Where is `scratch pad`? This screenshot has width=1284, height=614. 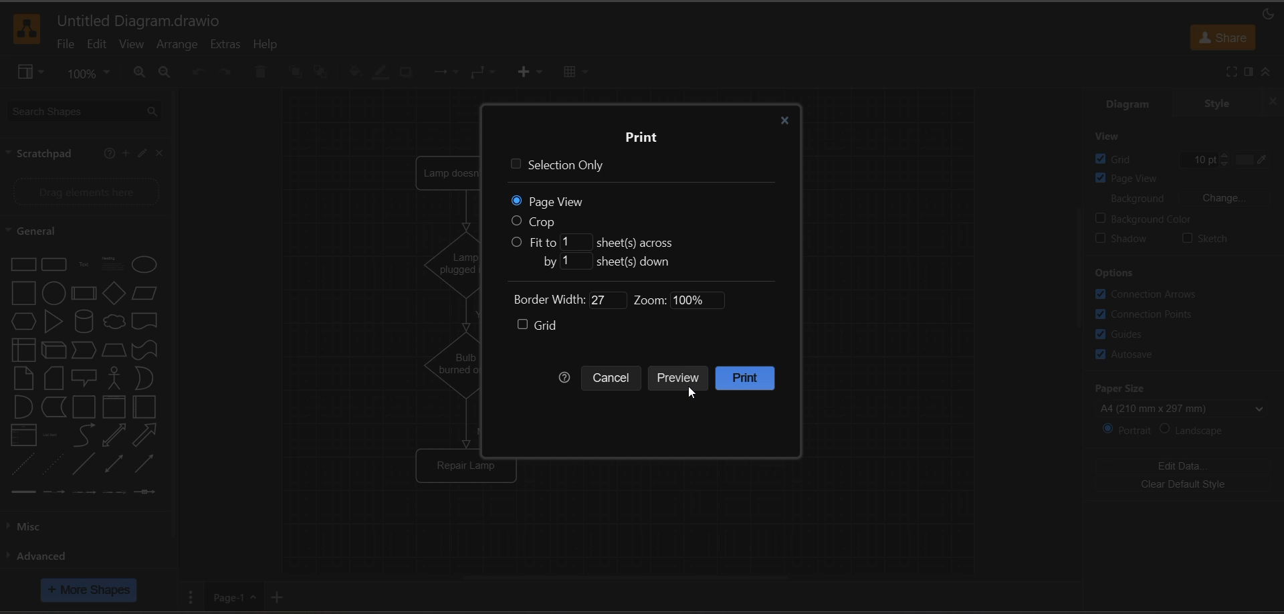
scratch pad is located at coordinates (37, 152).